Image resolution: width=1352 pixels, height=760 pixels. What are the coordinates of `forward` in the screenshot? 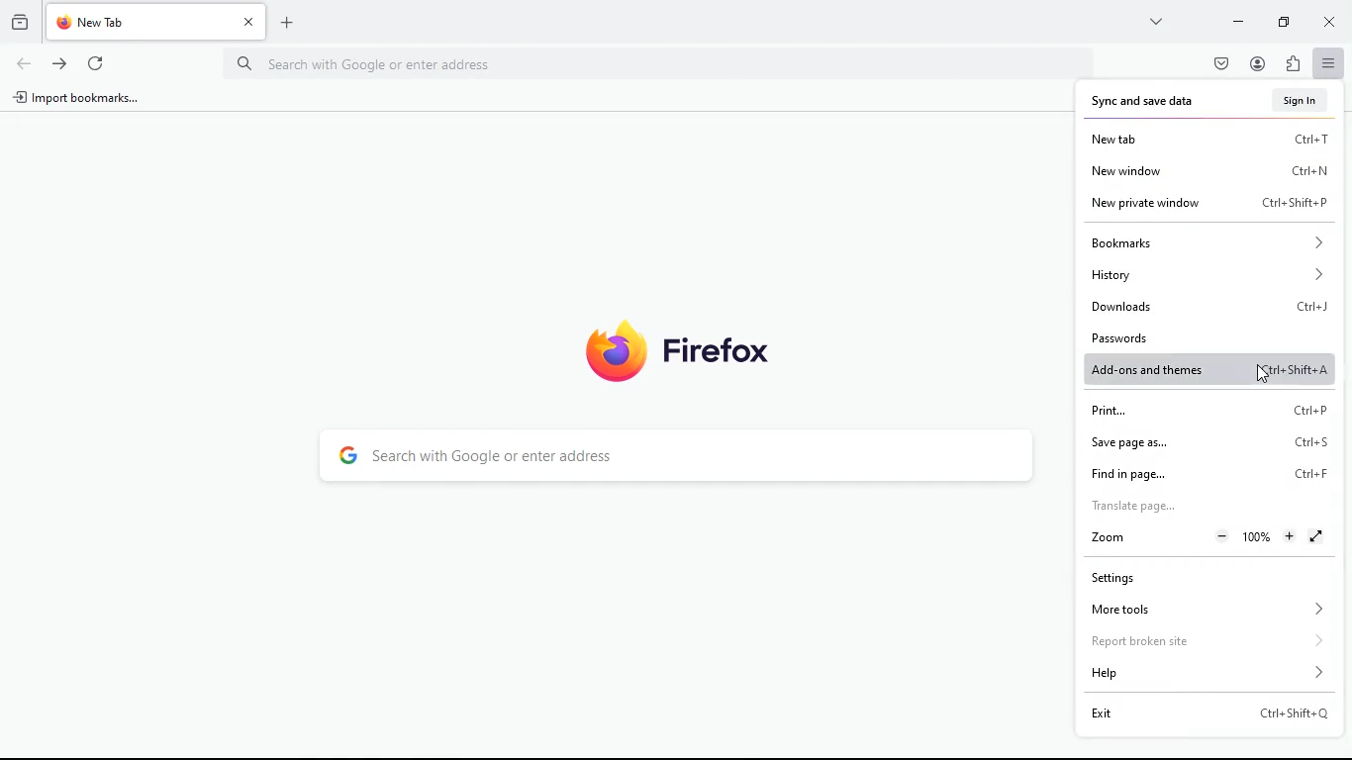 It's located at (58, 62).